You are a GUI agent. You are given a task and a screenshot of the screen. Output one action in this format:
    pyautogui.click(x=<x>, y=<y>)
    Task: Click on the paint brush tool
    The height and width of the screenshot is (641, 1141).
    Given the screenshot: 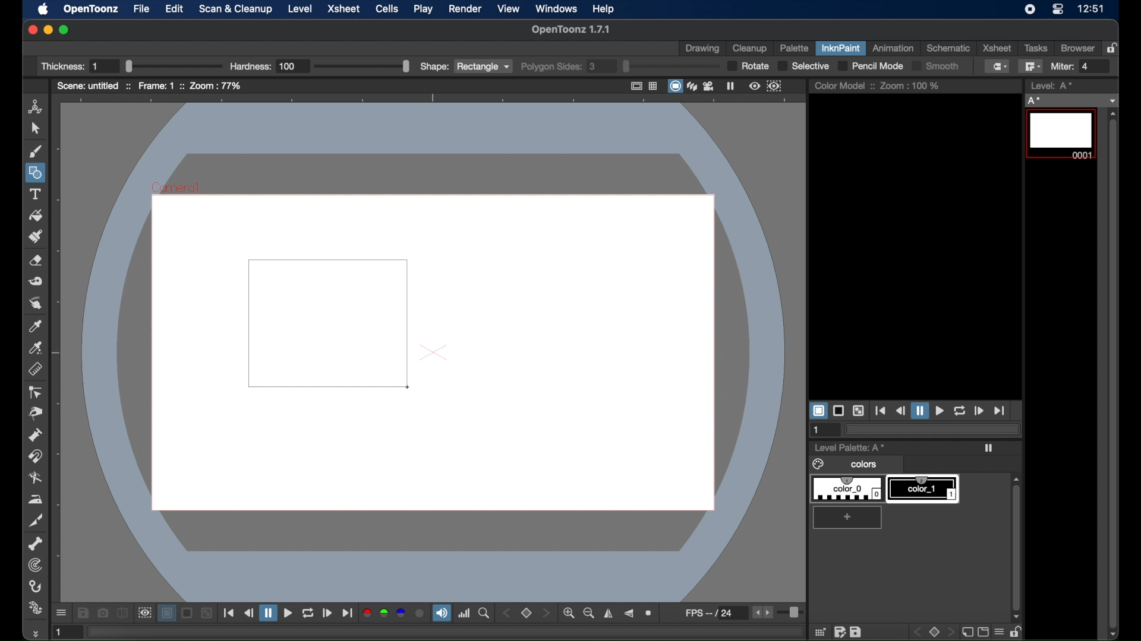 What is the action you would take?
    pyautogui.click(x=36, y=236)
    